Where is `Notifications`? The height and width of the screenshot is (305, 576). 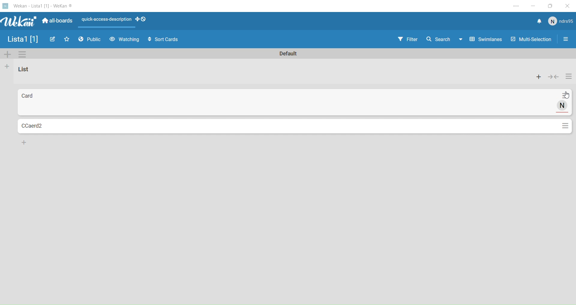 Notifications is located at coordinates (539, 21).